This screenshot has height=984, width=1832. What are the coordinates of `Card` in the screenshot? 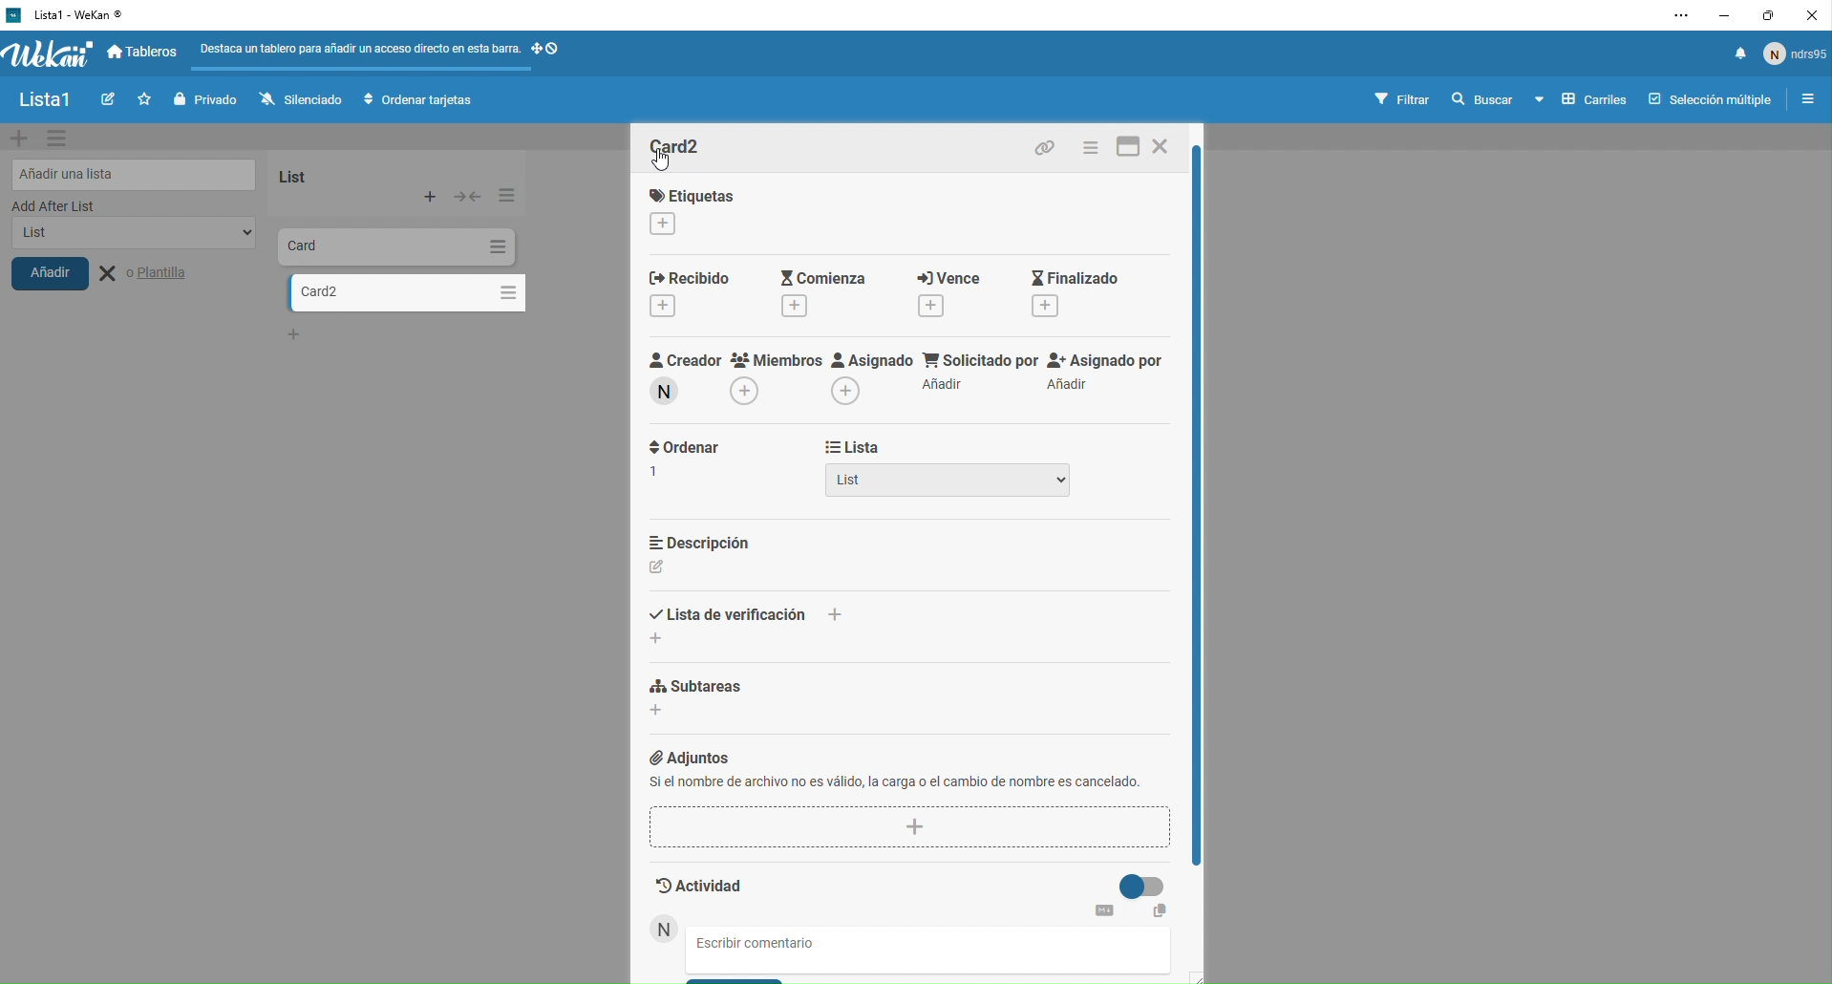 It's located at (351, 245).